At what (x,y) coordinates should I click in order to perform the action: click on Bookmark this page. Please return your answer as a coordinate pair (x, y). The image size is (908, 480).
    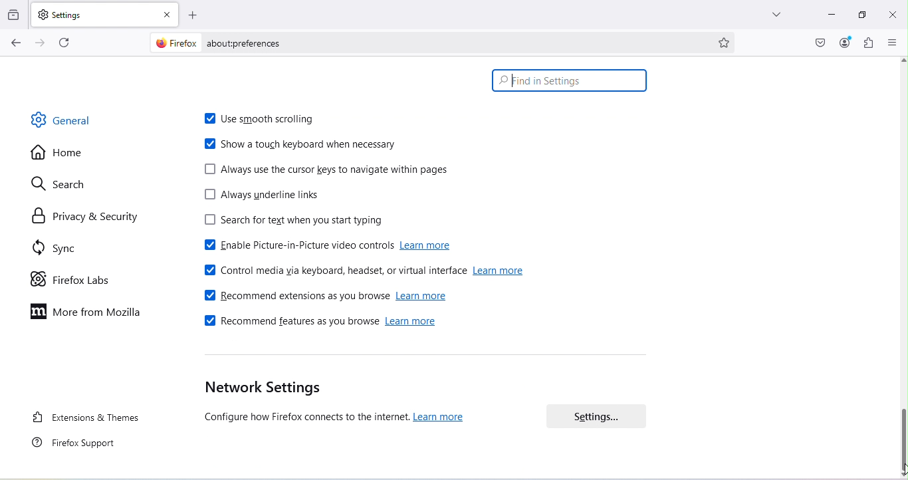
    Looking at the image, I should click on (732, 44).